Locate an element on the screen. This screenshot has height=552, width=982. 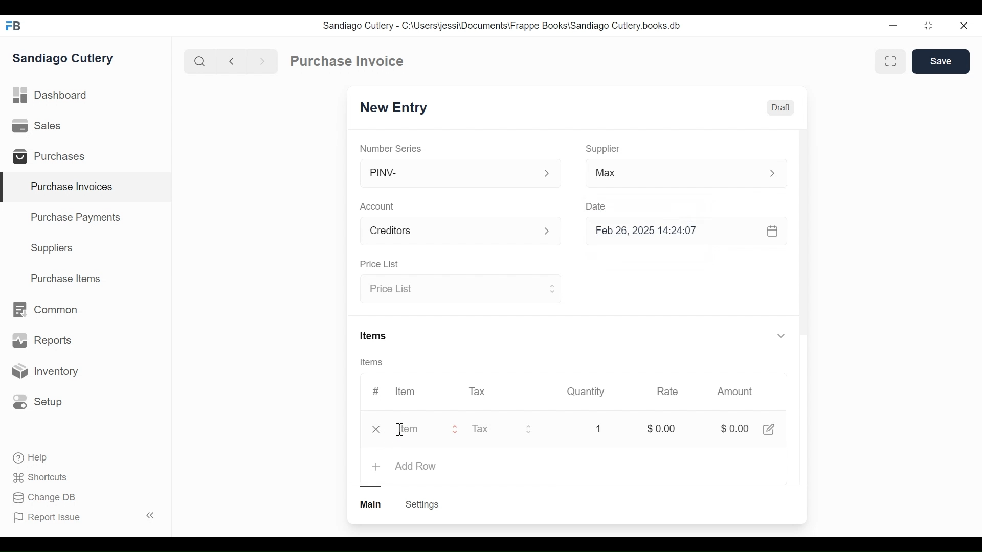
Shortcuts is located at coordinates (41, 477).